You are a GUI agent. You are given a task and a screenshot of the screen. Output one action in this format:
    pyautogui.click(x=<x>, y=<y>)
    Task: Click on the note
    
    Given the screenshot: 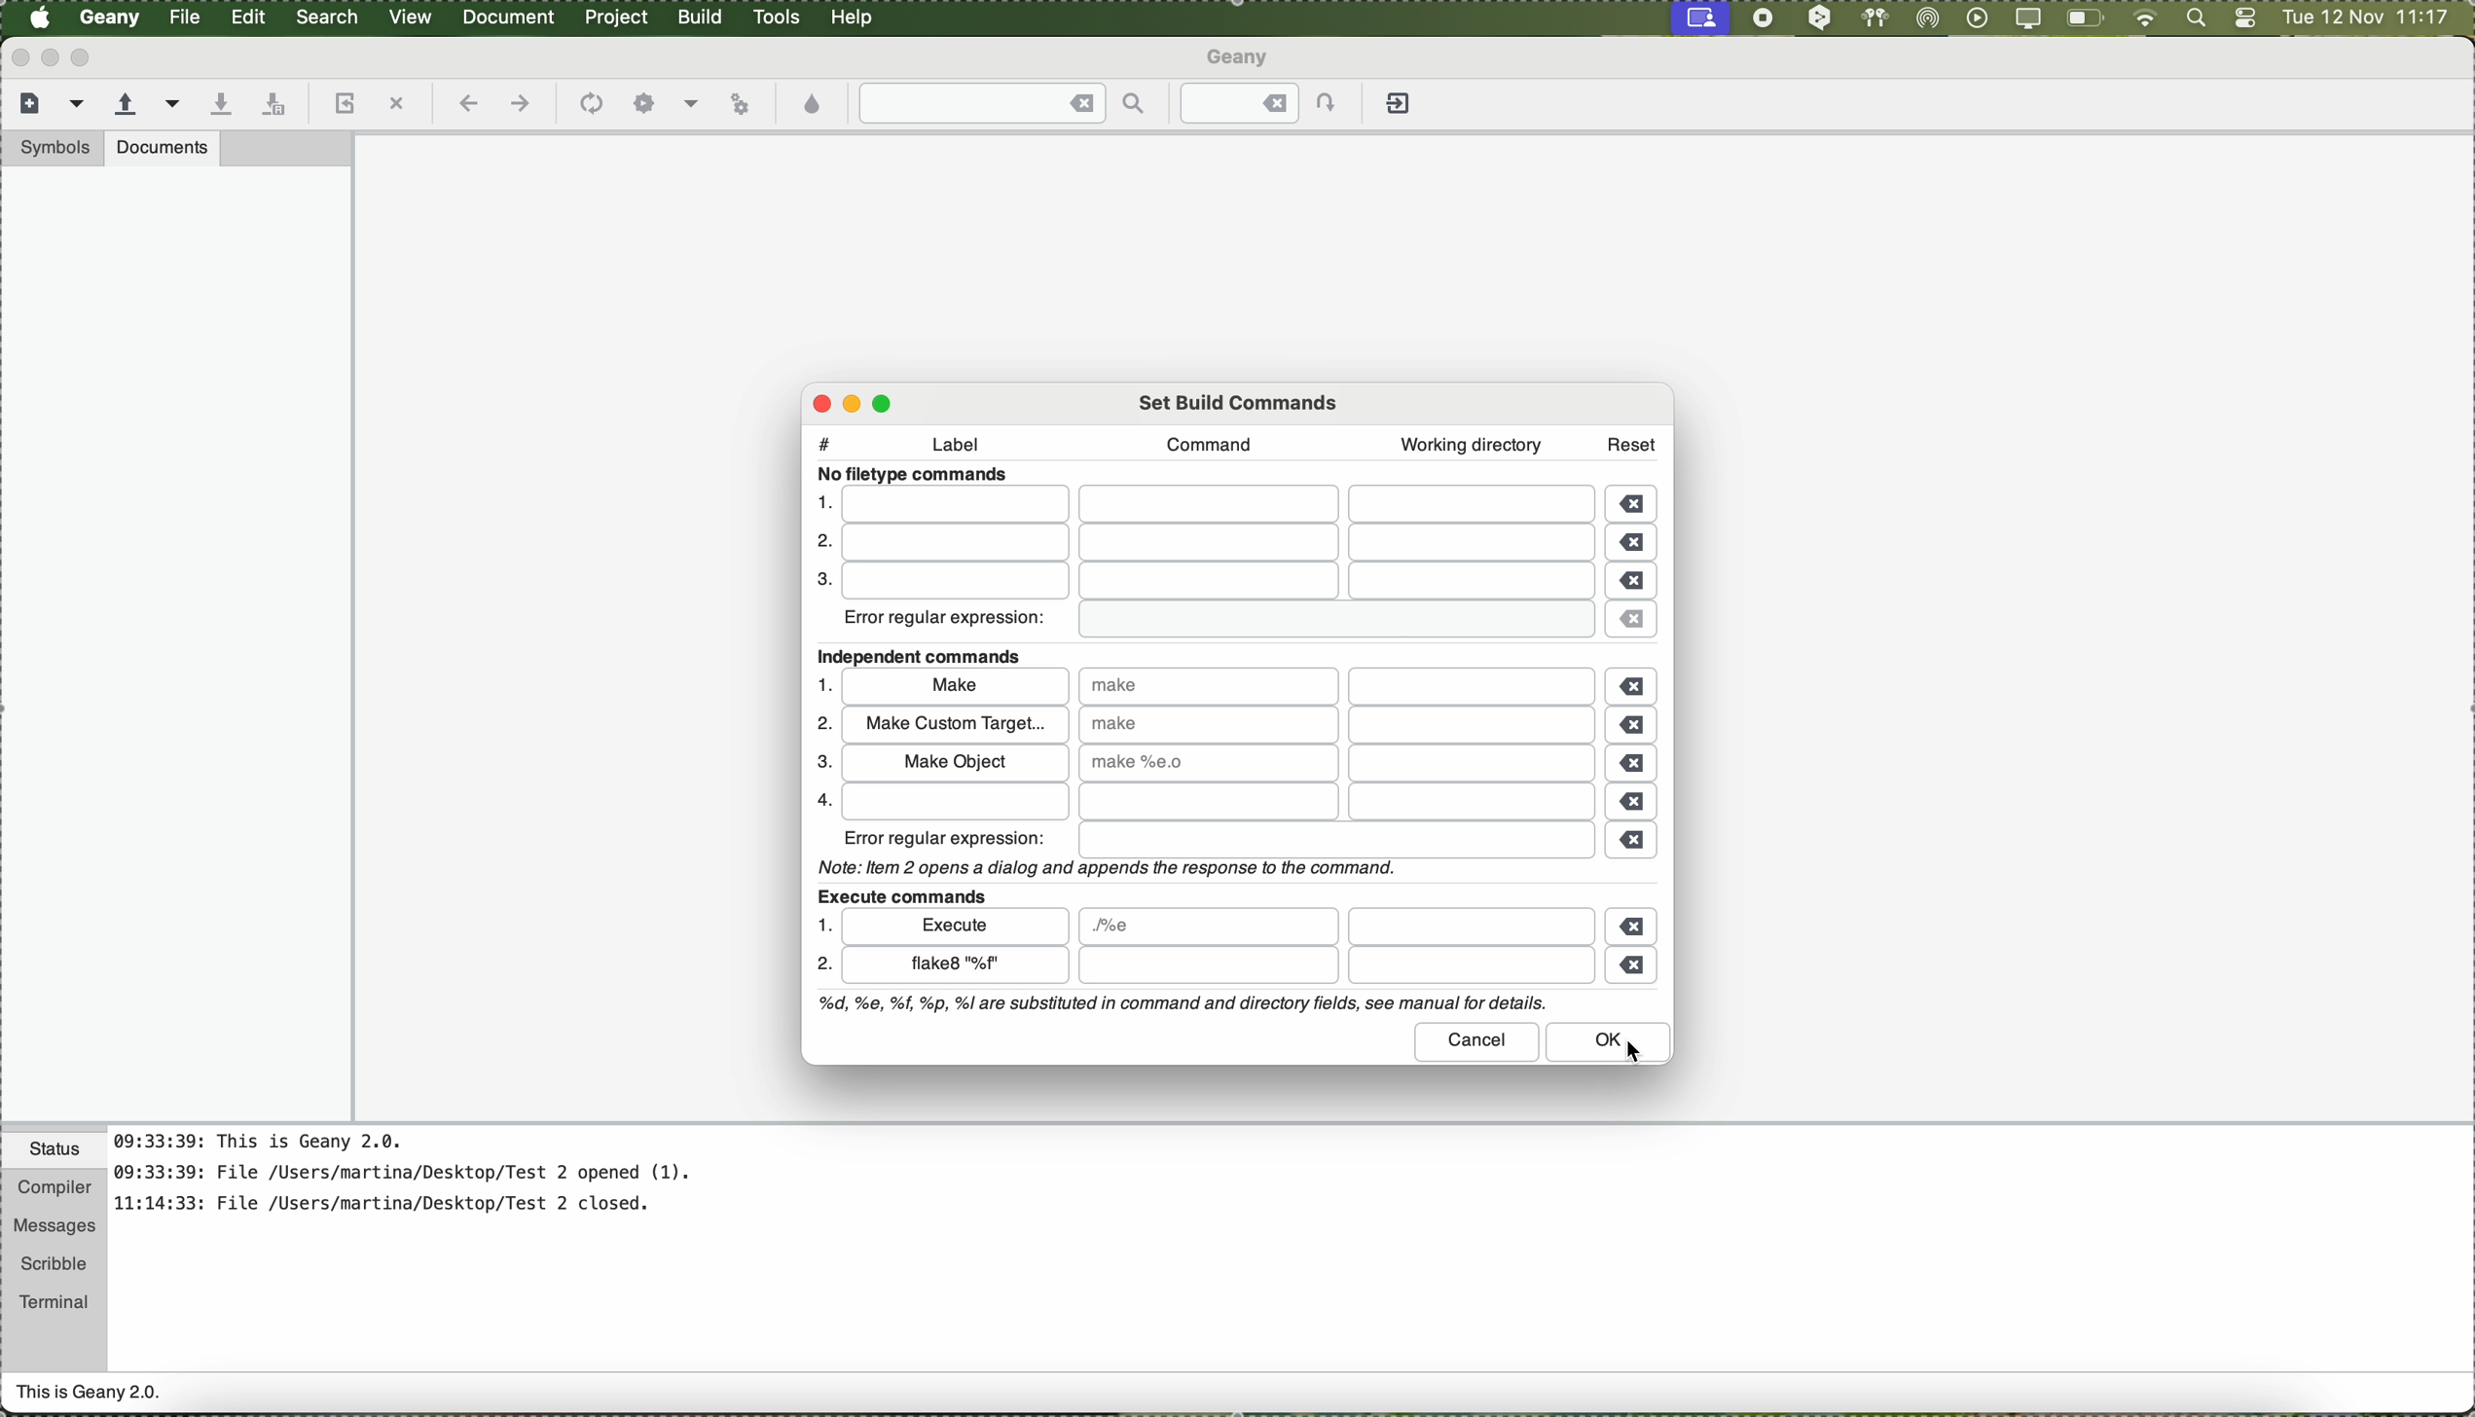 What is the action you would take?
    pyautogui.click(x=1180, y=1004)
    